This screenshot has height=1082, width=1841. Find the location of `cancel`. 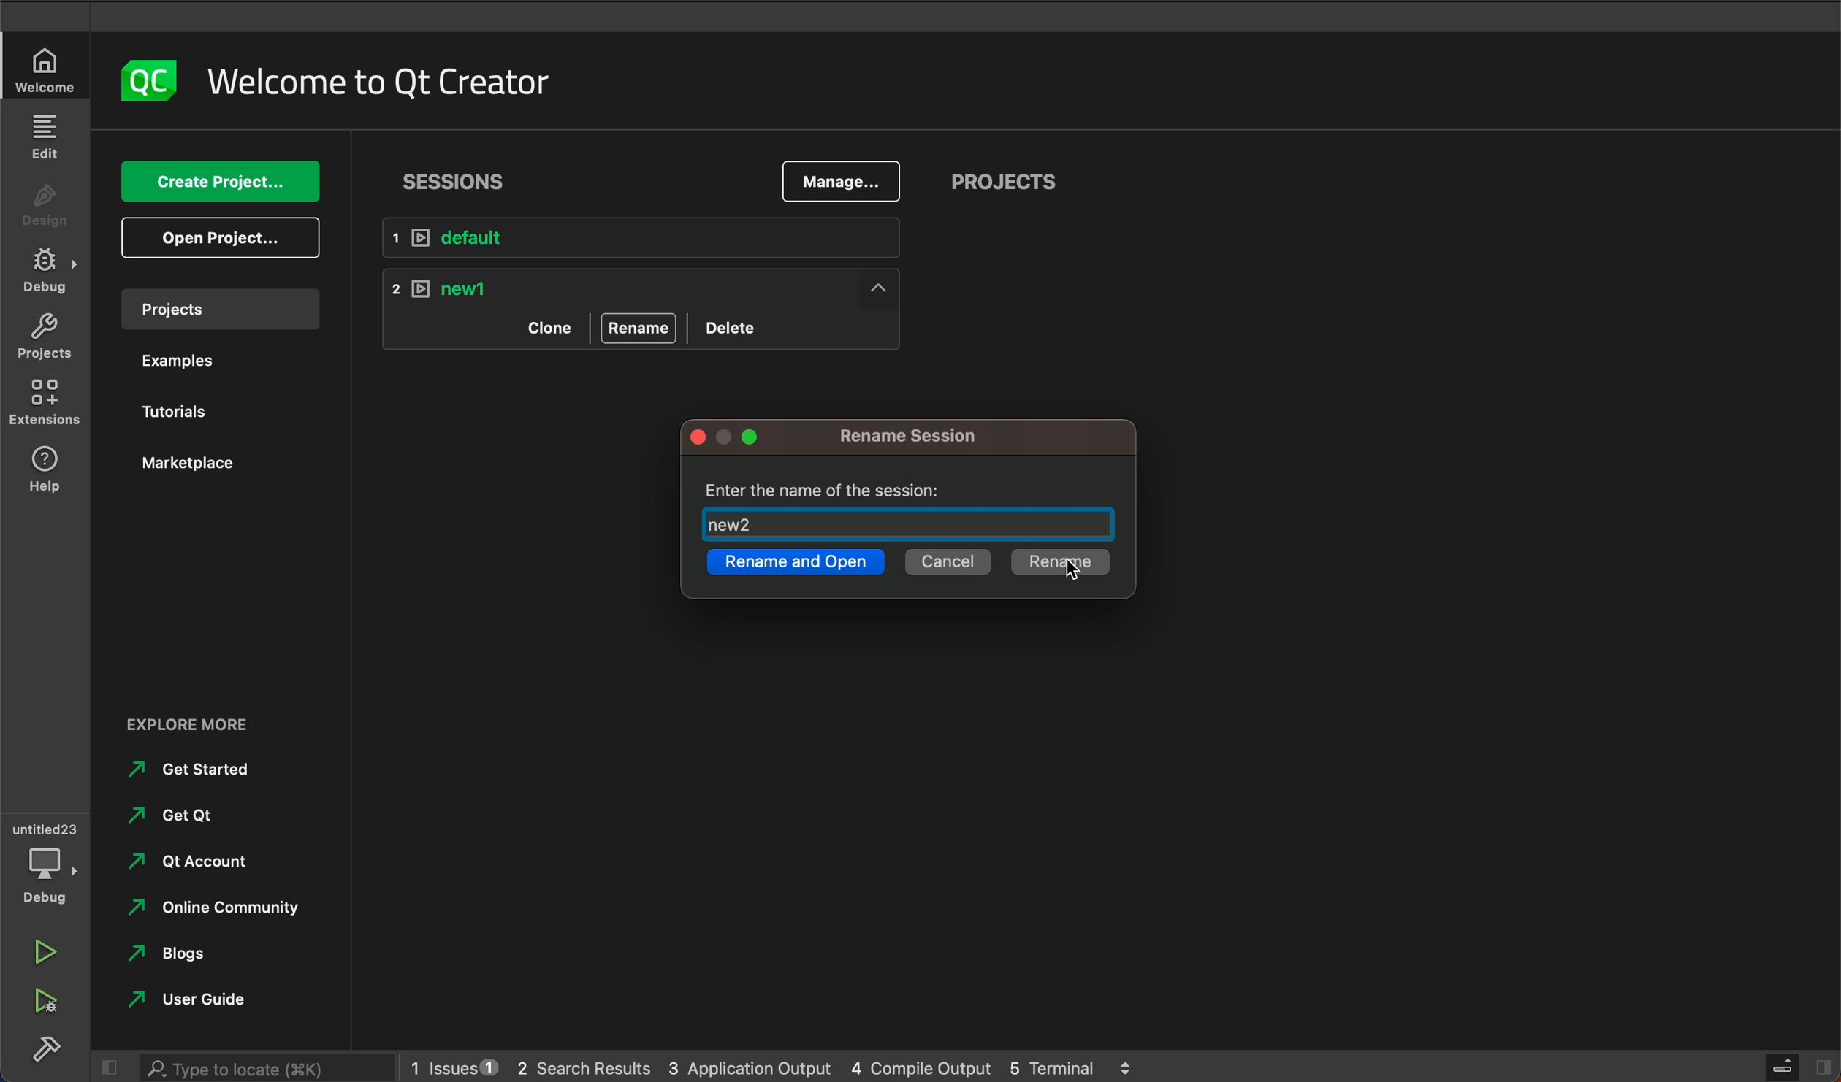

cancel is located at coordinates (946, 564).